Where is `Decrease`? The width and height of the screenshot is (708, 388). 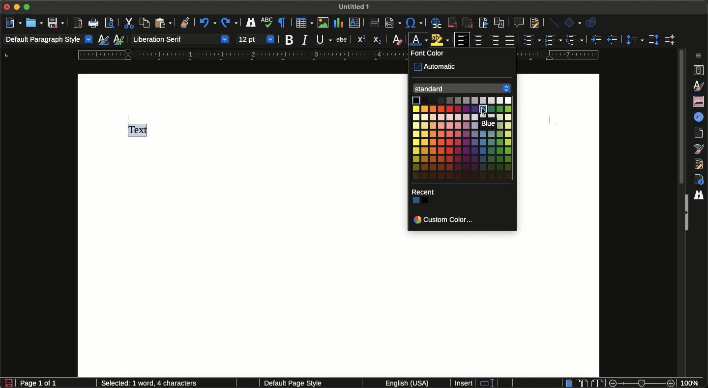
Decrease is located at coordinates (612, 39).